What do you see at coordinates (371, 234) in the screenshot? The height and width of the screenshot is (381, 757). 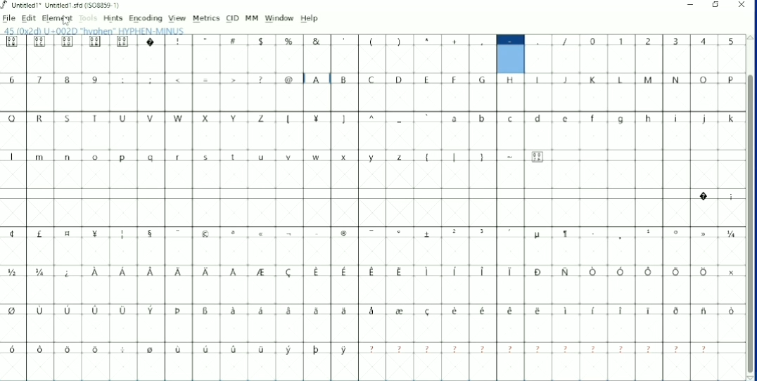 I see `Symbols` at bounding box center [371, 234].